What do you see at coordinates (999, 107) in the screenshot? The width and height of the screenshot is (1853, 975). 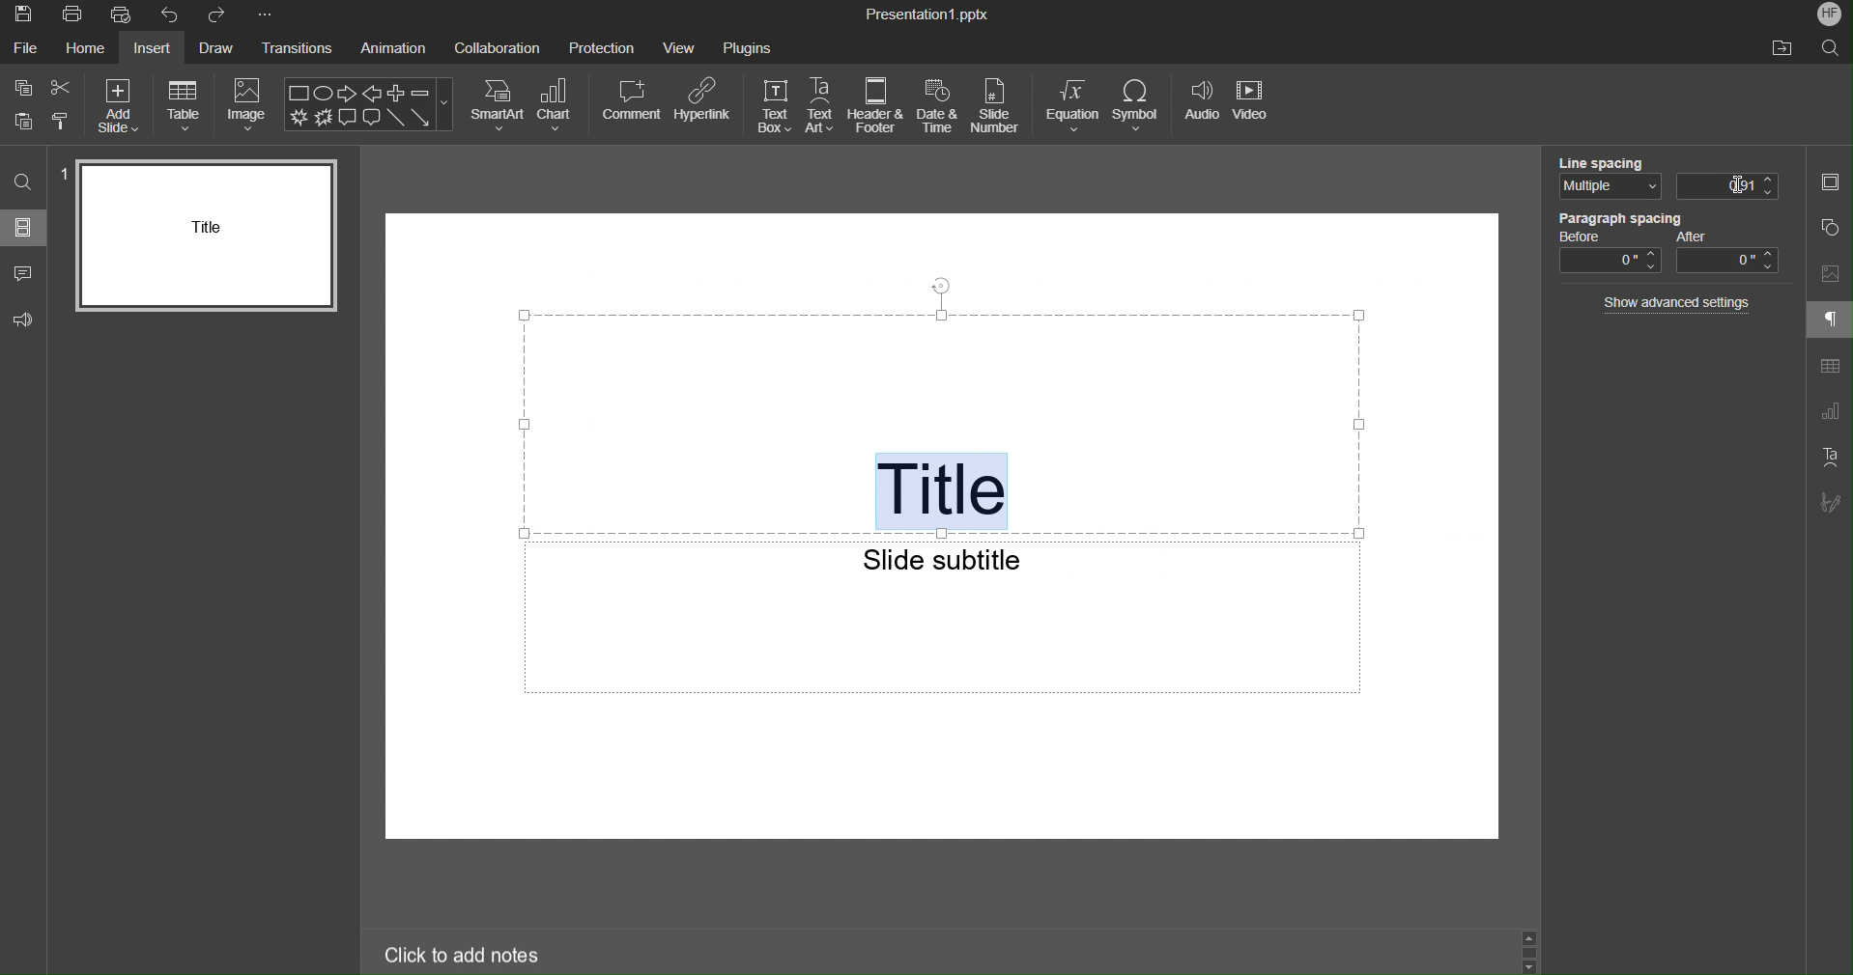 I see `Slide Number` at bounding box center [999, 107].